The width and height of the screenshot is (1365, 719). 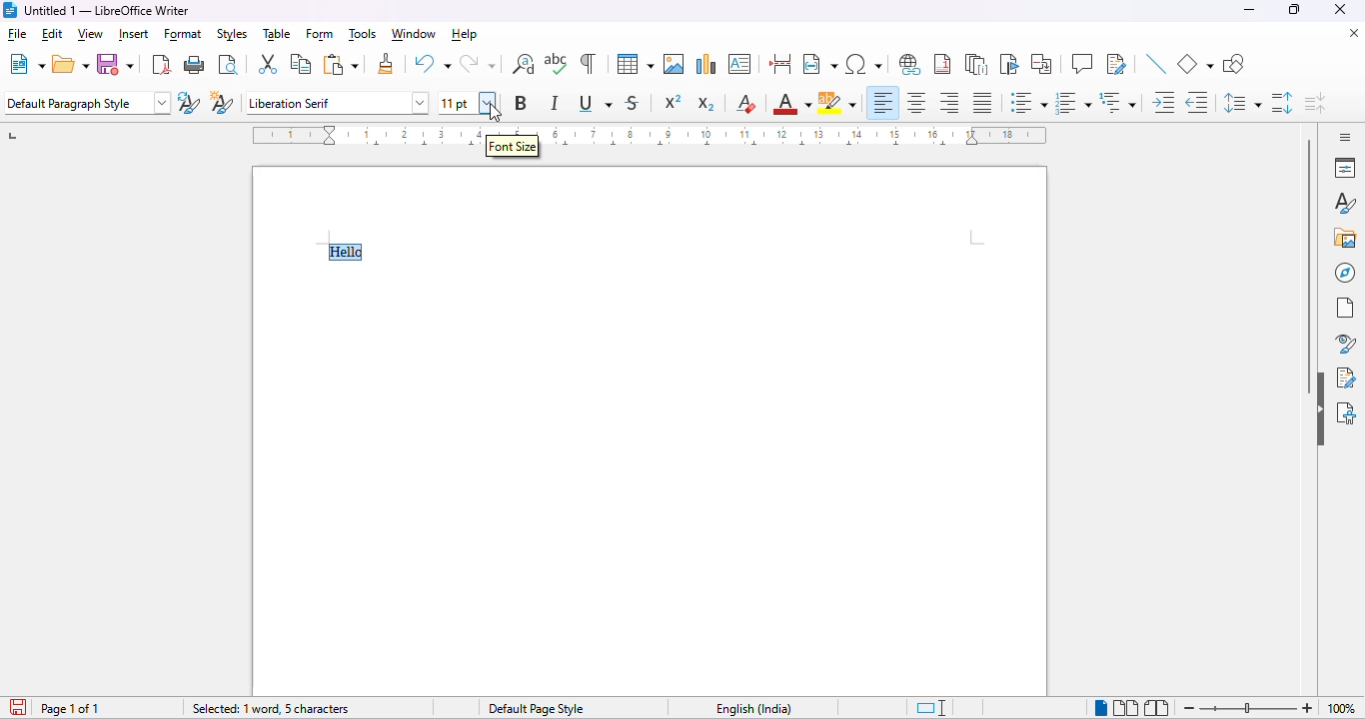 What do you see at coordinates (1011, 64) in the screenshot?
I see `insert bookmark` at bounding box center [1011, 64].